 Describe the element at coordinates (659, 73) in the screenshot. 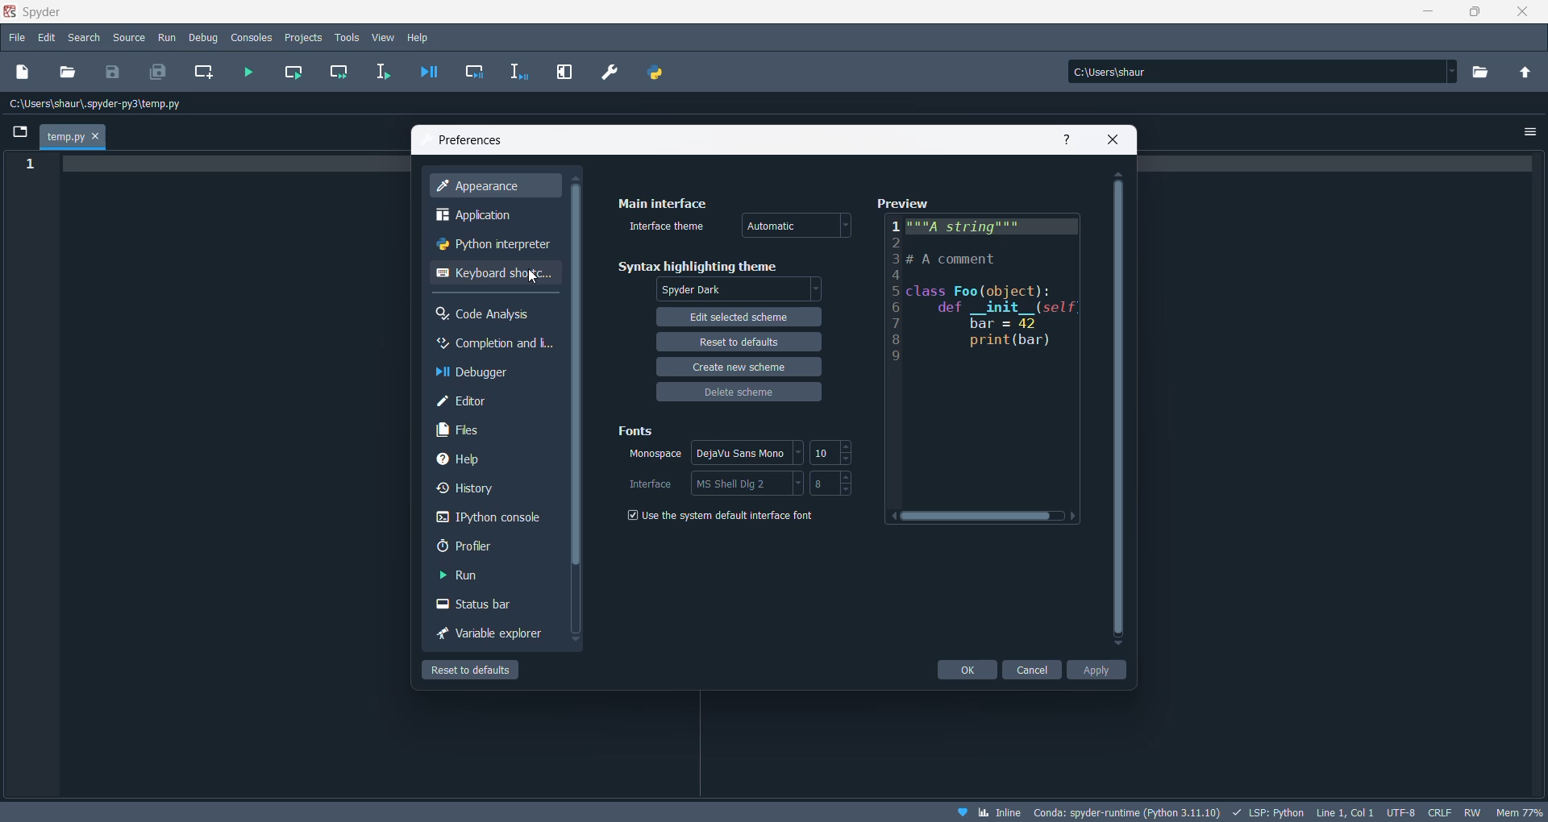

I see `PYTHONPATH MANAGER` at that location.